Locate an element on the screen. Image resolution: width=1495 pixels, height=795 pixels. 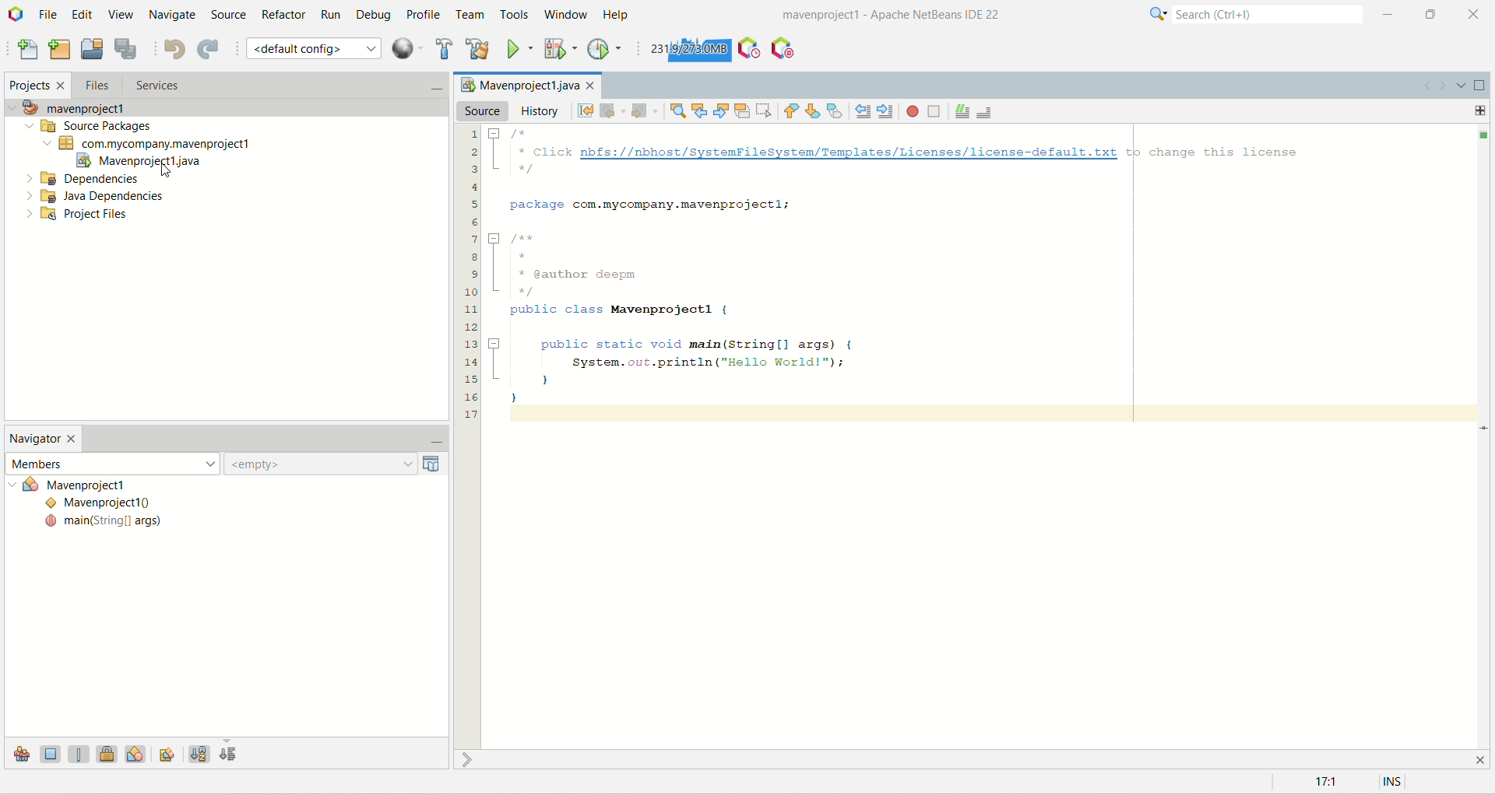
mavenproject1.java is located at coordinates (139, 163).